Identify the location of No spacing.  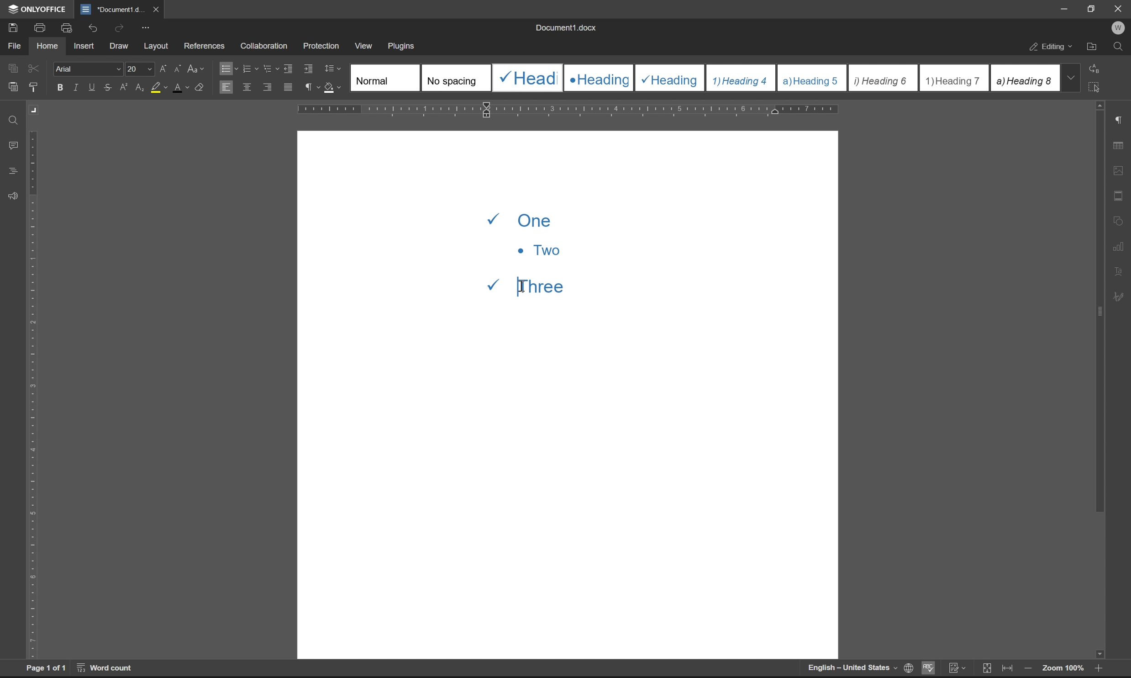
(455, 78).